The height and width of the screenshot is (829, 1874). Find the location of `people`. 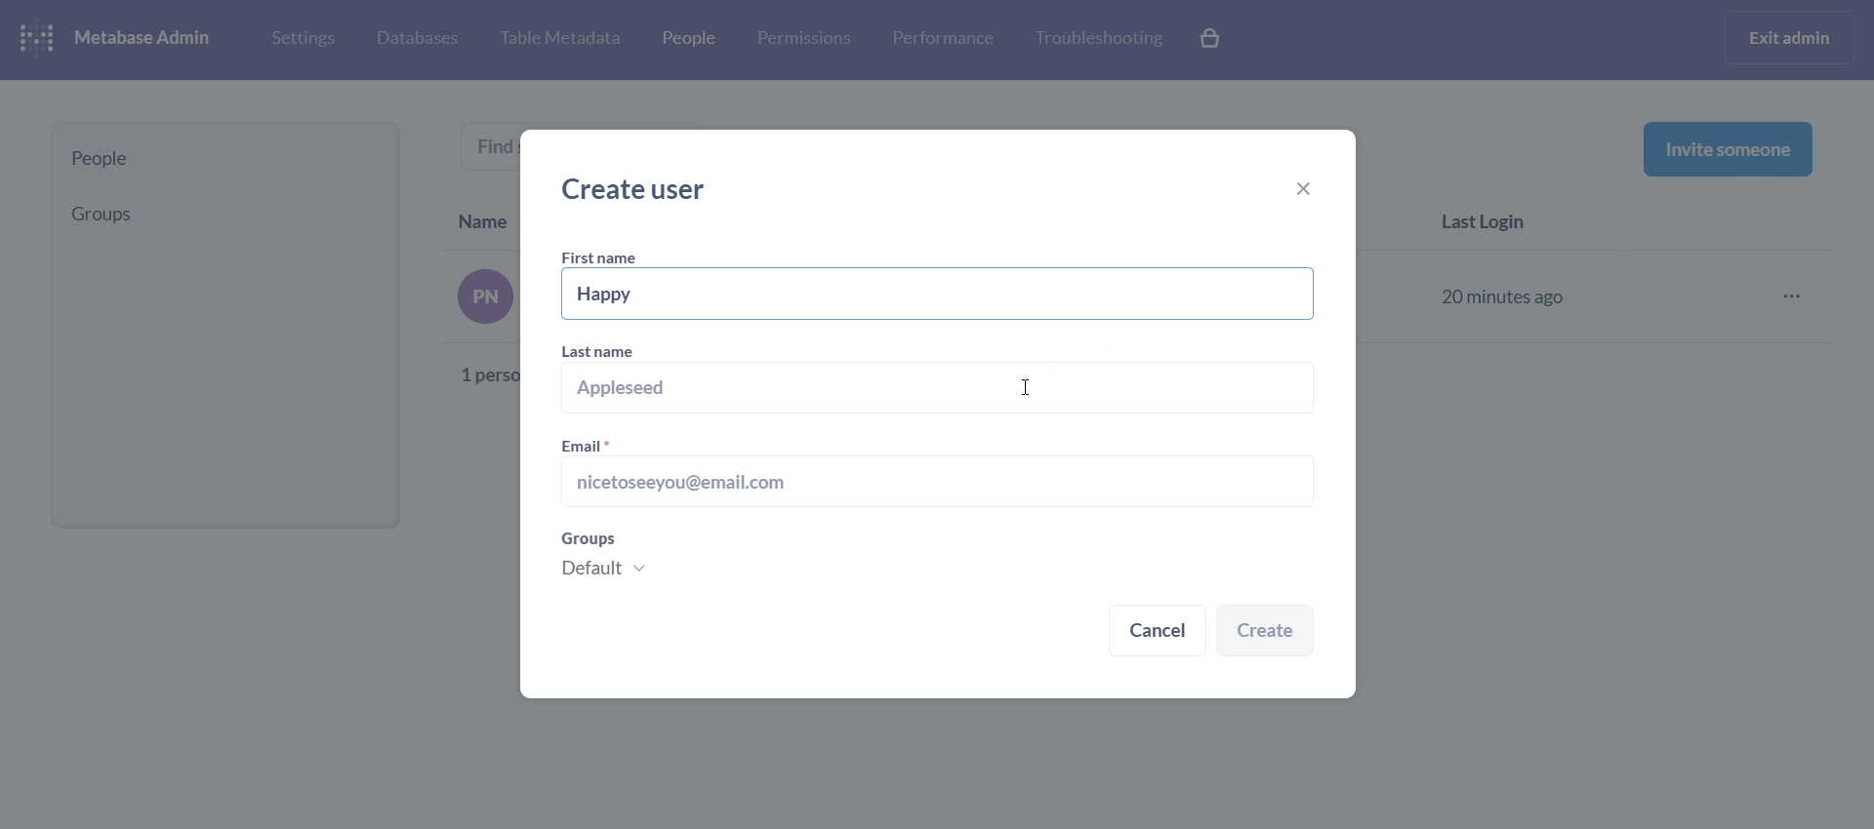

people is located at coordinates (686, 42).